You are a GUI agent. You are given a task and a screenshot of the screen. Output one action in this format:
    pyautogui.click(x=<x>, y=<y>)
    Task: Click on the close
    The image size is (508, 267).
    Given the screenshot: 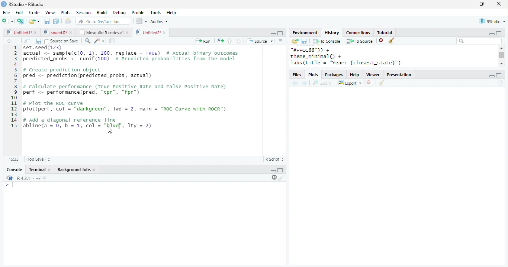 What is the action you would take?
    pyautogui.click(x=165, y=33)
    